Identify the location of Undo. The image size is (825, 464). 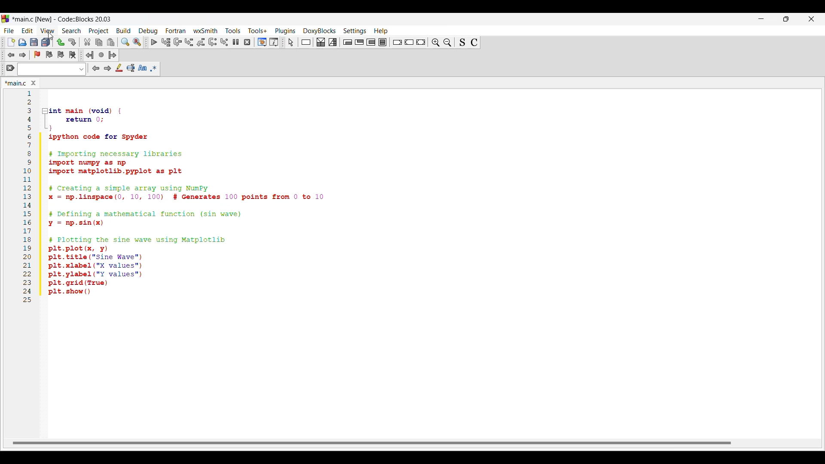
(61, 42).